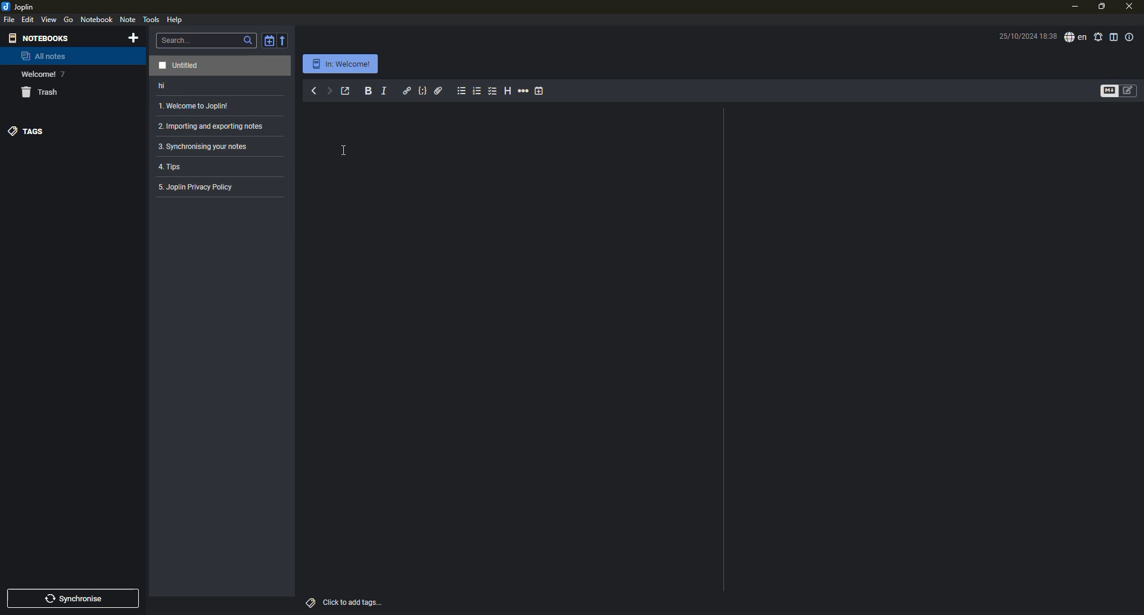 The image size is (1144, 615). What do you see at coordinates (1105, 91) in the screenshot?
I see `toggle editors` at bounding box center [1105, 91].